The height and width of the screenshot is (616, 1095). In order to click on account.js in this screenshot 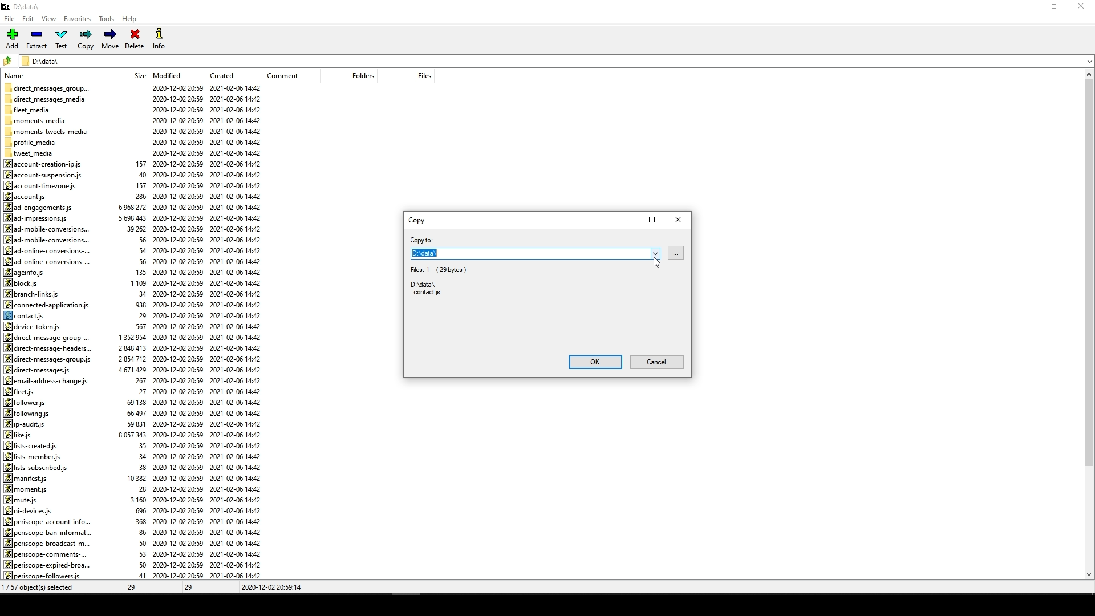, I will do `click(29, 196)`.